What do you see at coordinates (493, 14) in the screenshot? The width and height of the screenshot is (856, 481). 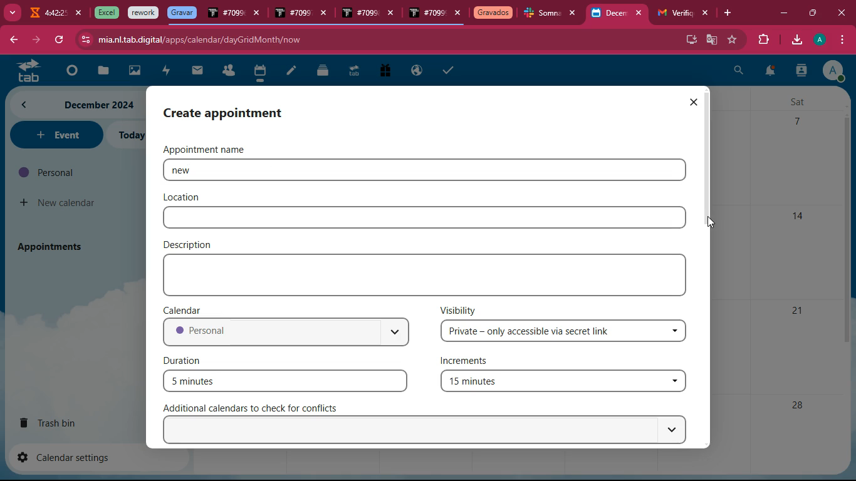 I see `tab` at bounding box center [493, 14].